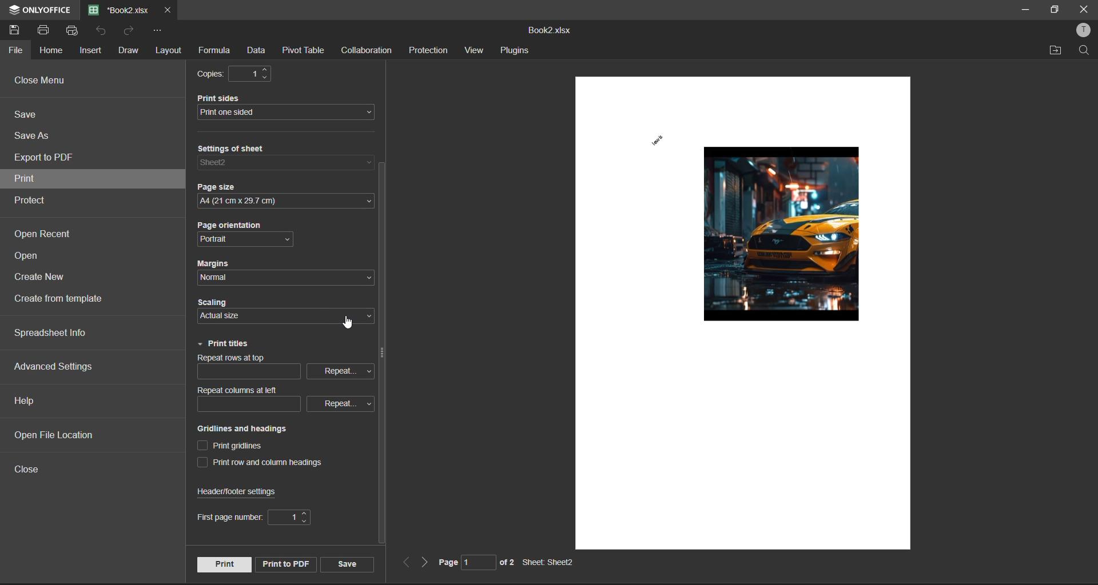 Image resolution: width=1098 pixels, height=585 pixels. What do you see at coordinates (218, 278) in the screenshot?
I see `‘Normal` at bounding box center [218, 278].